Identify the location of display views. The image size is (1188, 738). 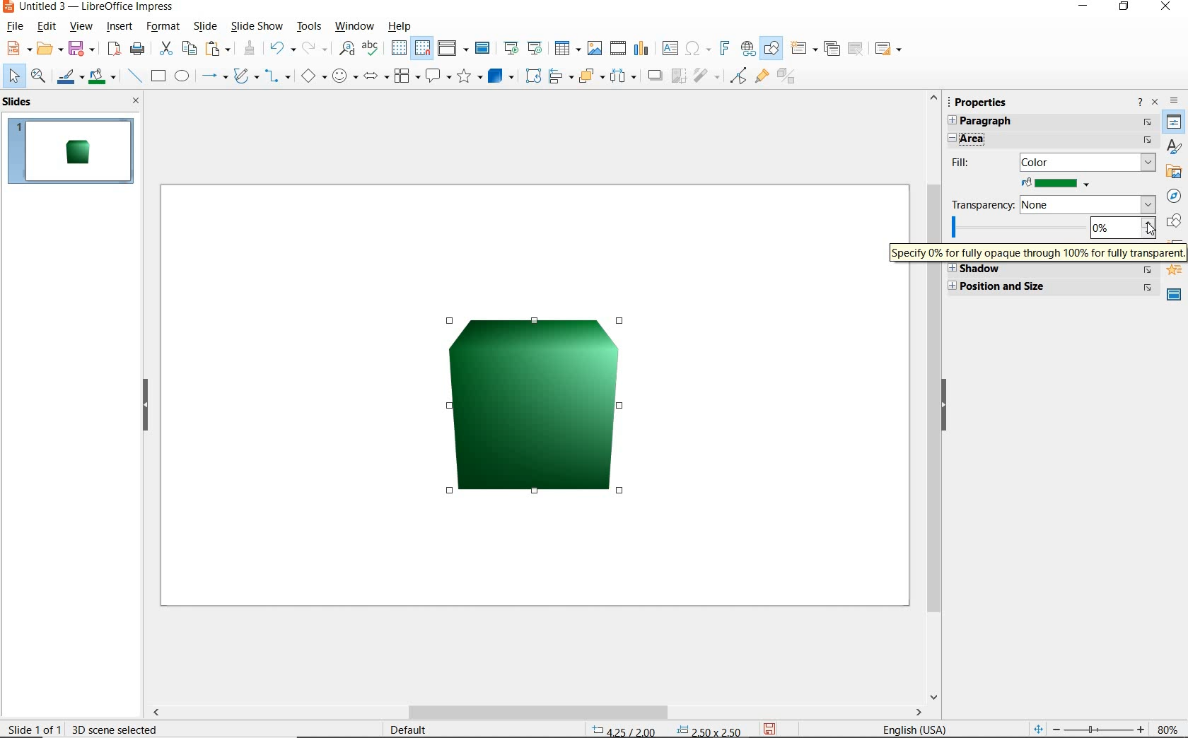
(453, 49).